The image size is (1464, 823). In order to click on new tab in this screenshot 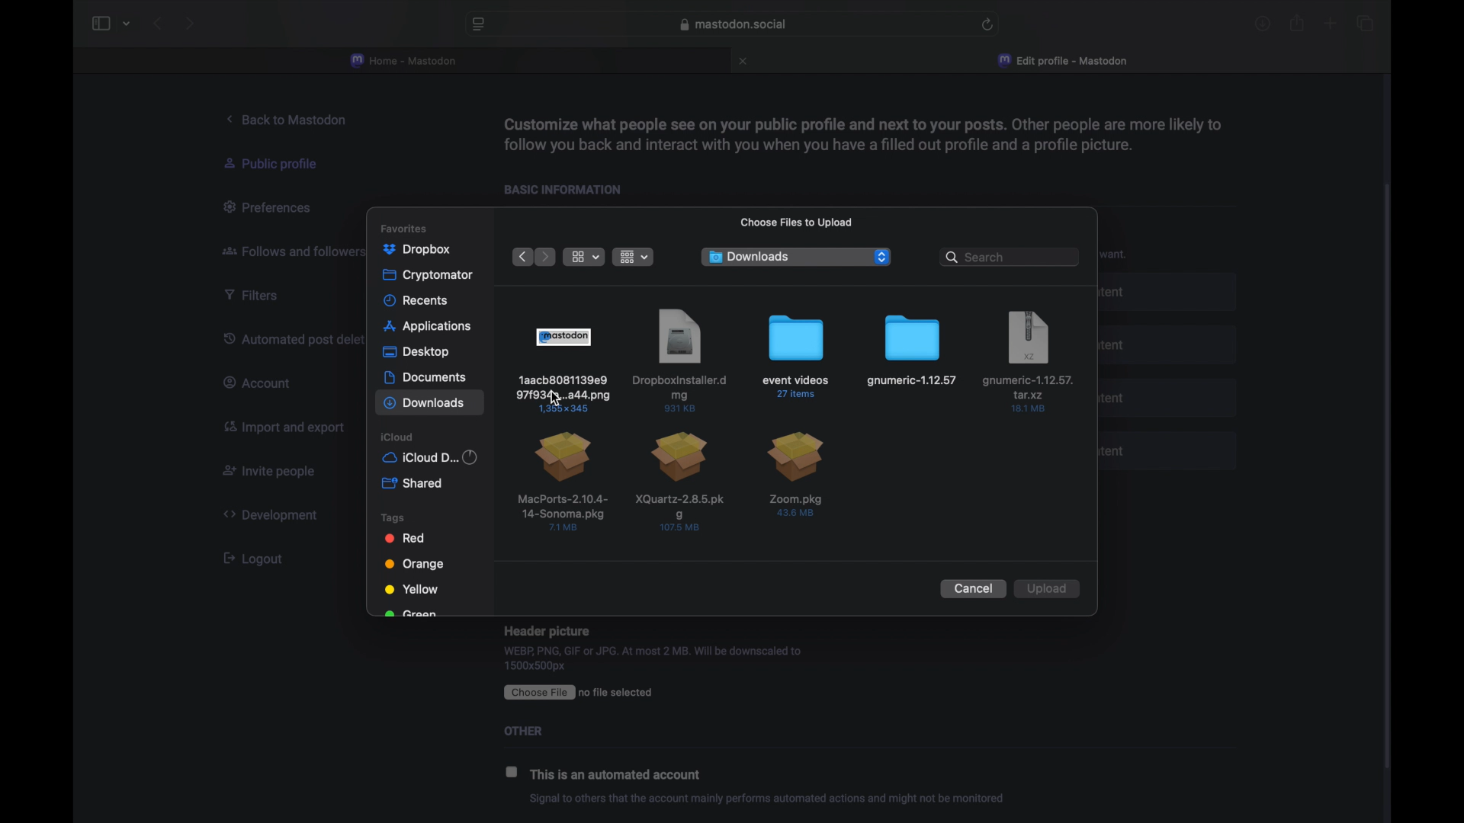, I will do `click(1330, 25)`.